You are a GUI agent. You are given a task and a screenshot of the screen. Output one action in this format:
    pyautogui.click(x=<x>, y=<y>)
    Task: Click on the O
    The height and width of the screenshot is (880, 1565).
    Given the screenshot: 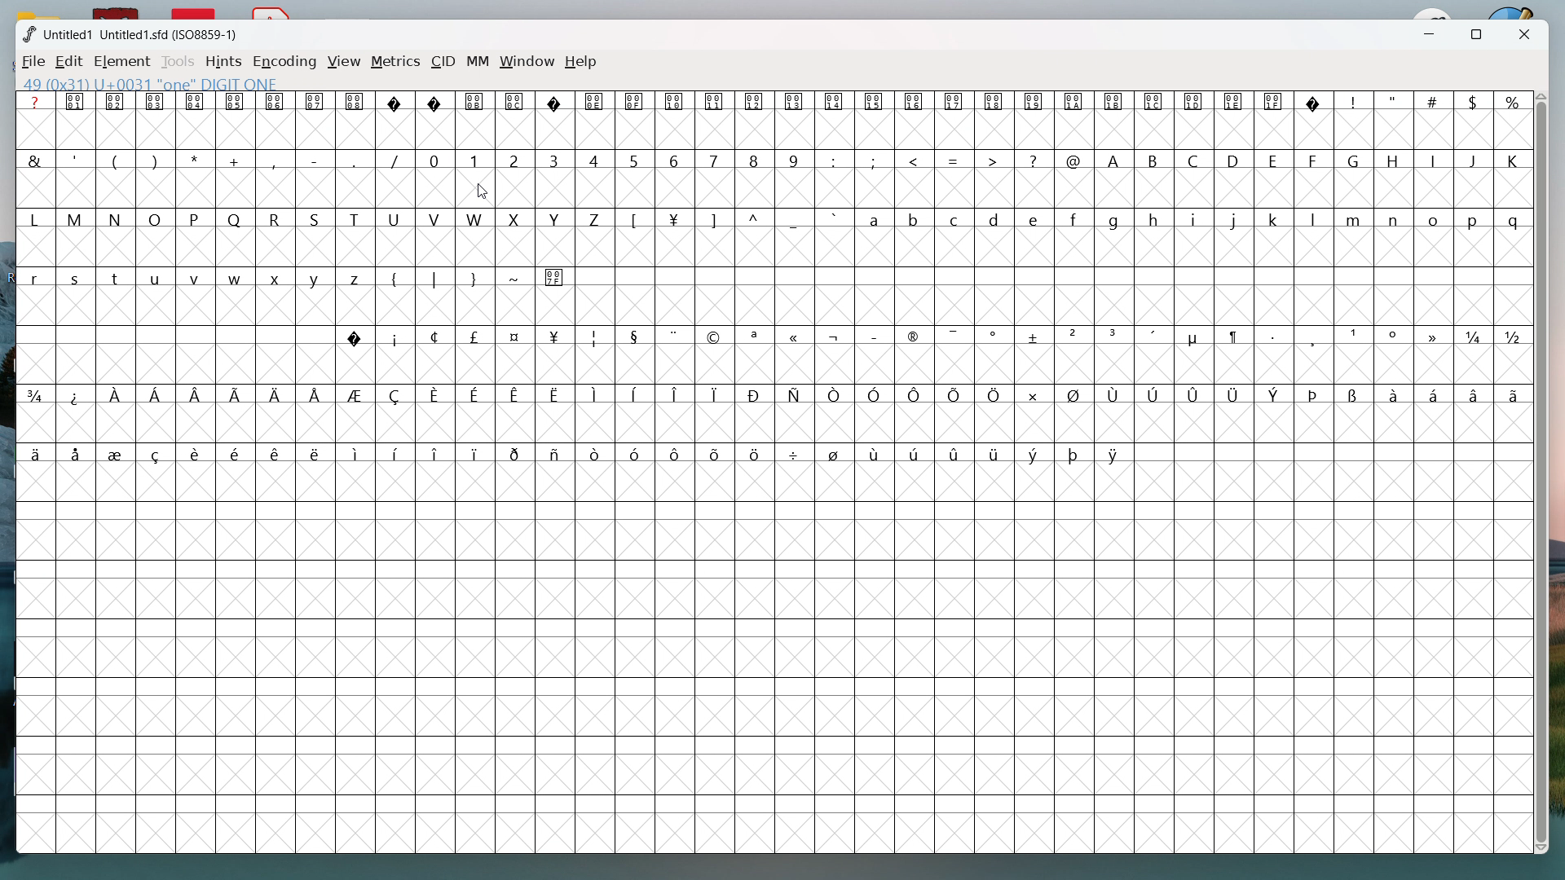 What is the action you would take?
    pyautogui.click(x=155, y=218)
    